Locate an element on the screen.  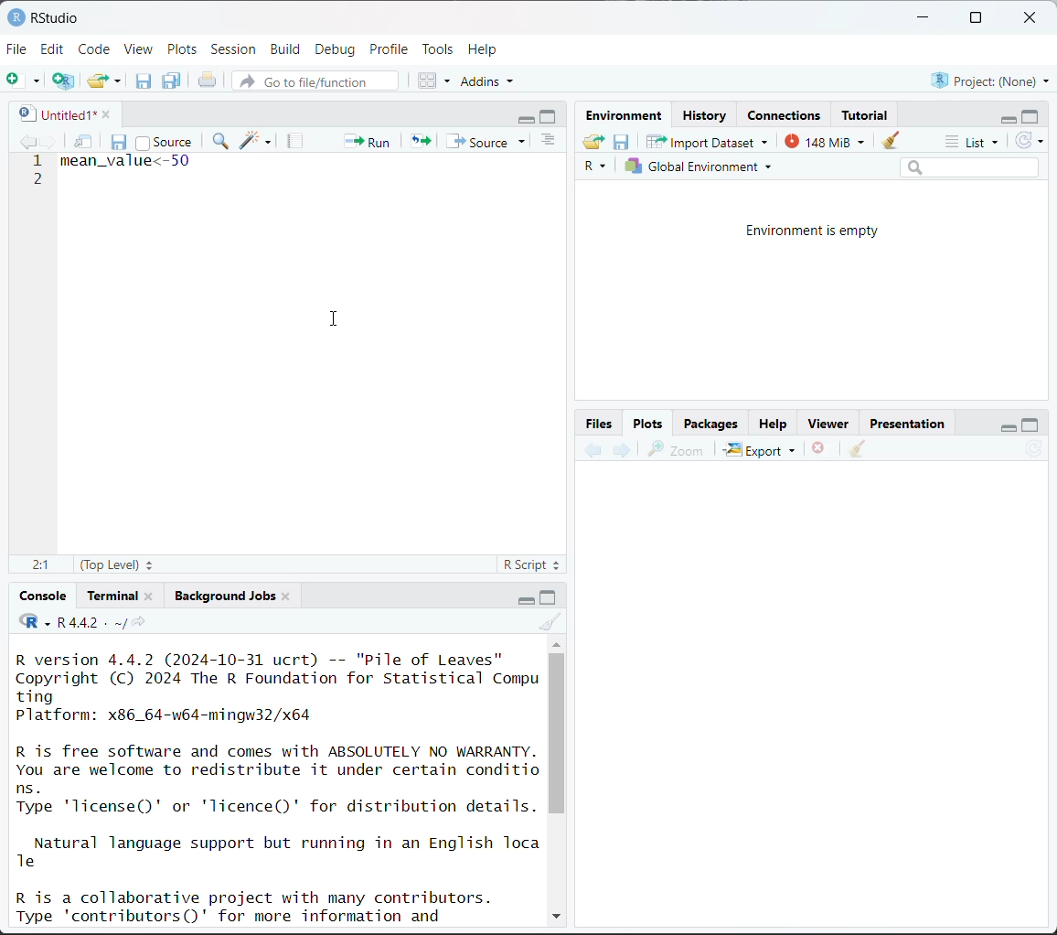
show document outline is located at coordinates (551, 142).